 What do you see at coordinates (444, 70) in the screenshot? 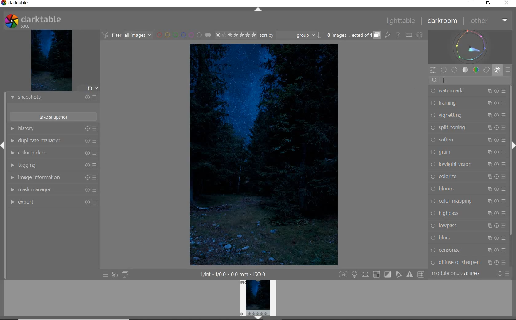
I see `SHOW ONLY ACTIVE MODULES` at bounding box center [444, 70].